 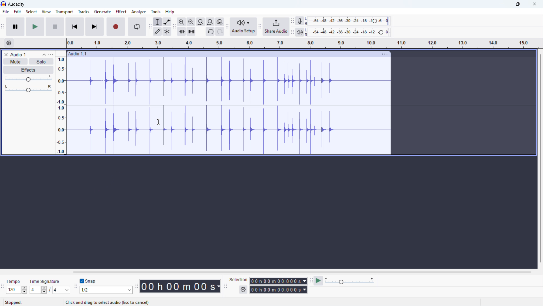 I want to click on Selection, so click(x=239, y=279).